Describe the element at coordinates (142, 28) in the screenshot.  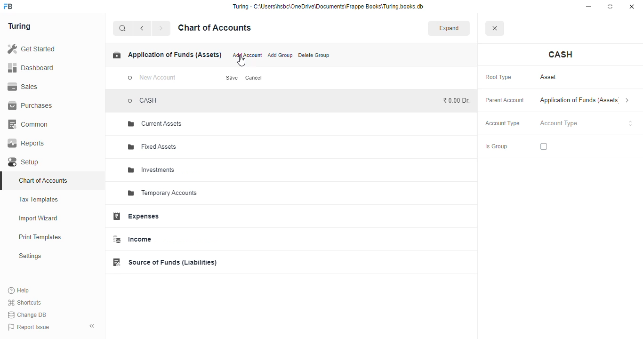
I see `back` at that location.